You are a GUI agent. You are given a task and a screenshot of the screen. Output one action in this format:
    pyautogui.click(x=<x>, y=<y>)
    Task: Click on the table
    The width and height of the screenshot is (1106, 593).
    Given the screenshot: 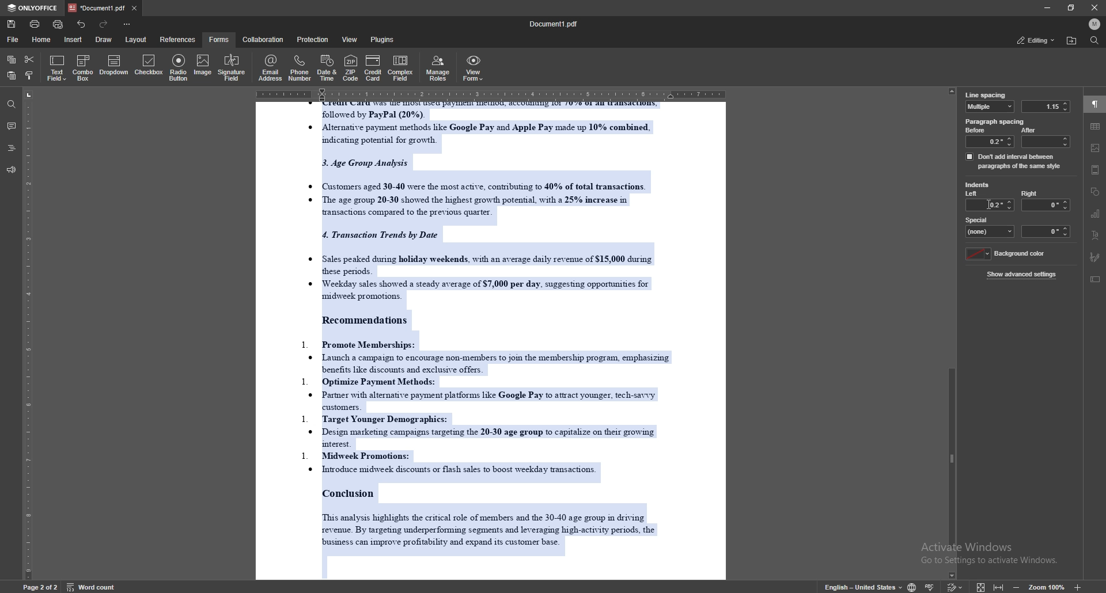 What is the action you would take?
    pyautogui.click(x=1096, y=126)
    